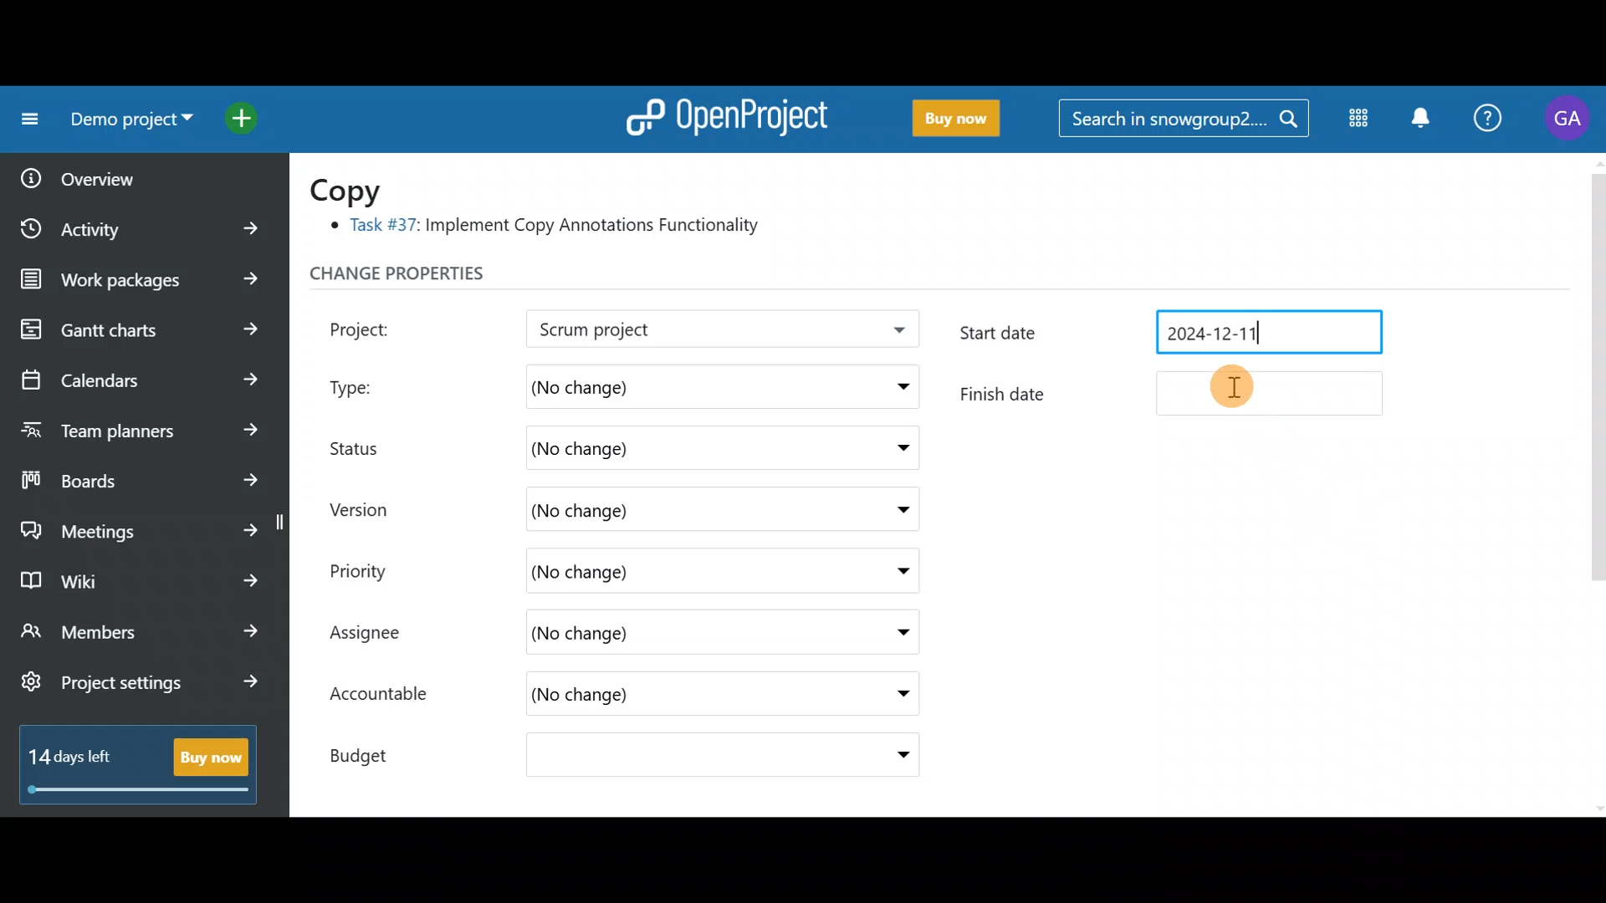  Describe the element at coordinates (661, 635) in the screenshot. I see `(No change)` at that location.